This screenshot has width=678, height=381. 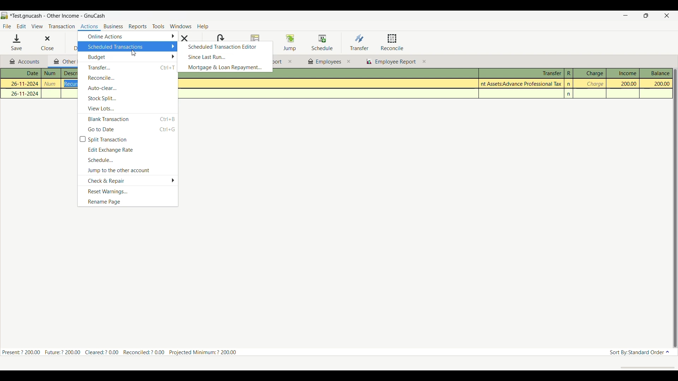 What do you see at coordinates (225, 57) in the screenshot?
I see `Since last run` at bounding box center [225, 57].